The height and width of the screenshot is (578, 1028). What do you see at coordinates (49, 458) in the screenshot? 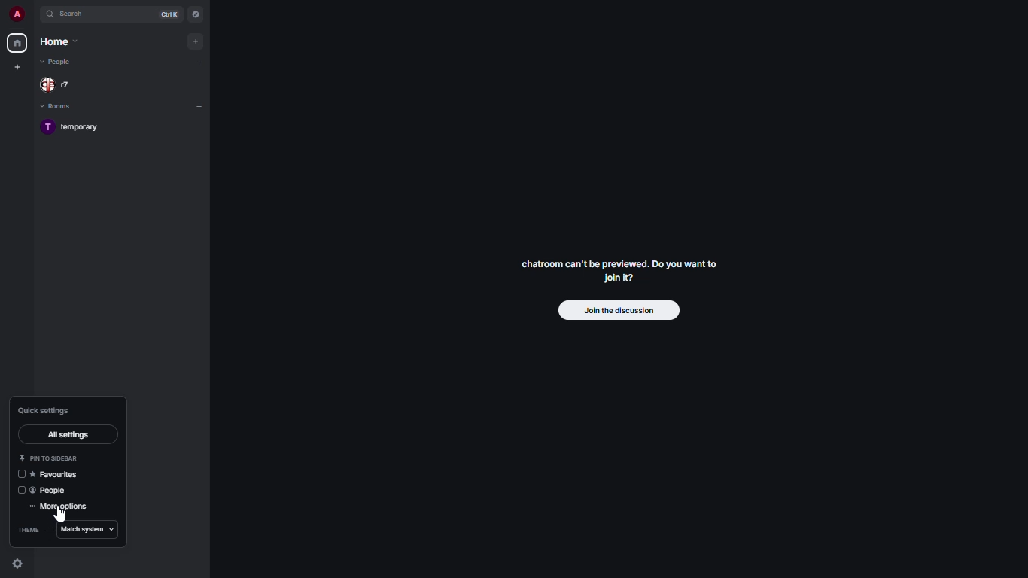
I see `pin to sidebar` at bounding box center [49, 458].